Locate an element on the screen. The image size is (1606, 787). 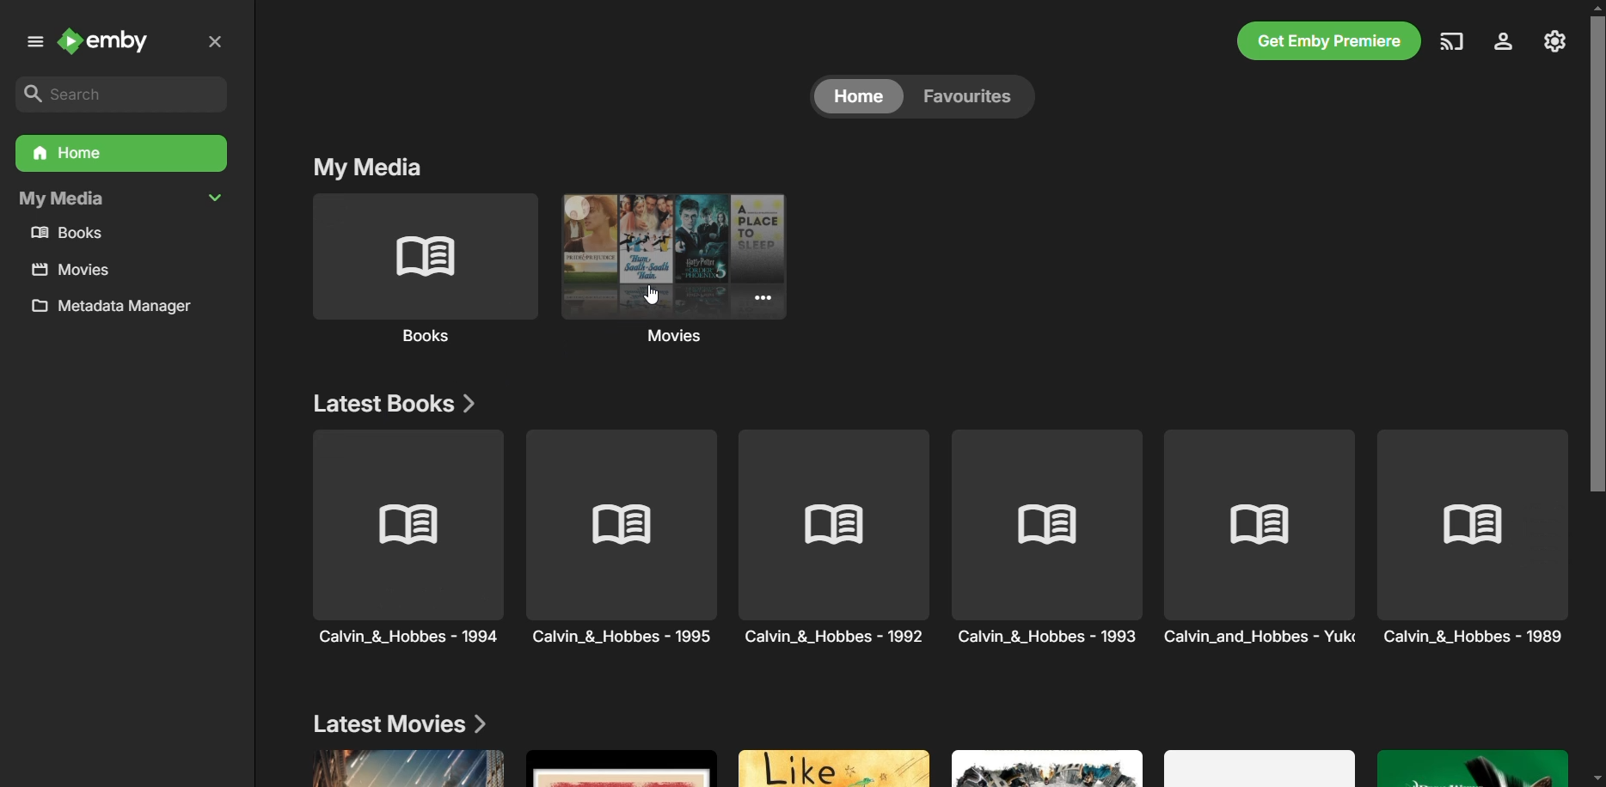
Vertical Scrol Bar is located at coordinates (1596, 393).